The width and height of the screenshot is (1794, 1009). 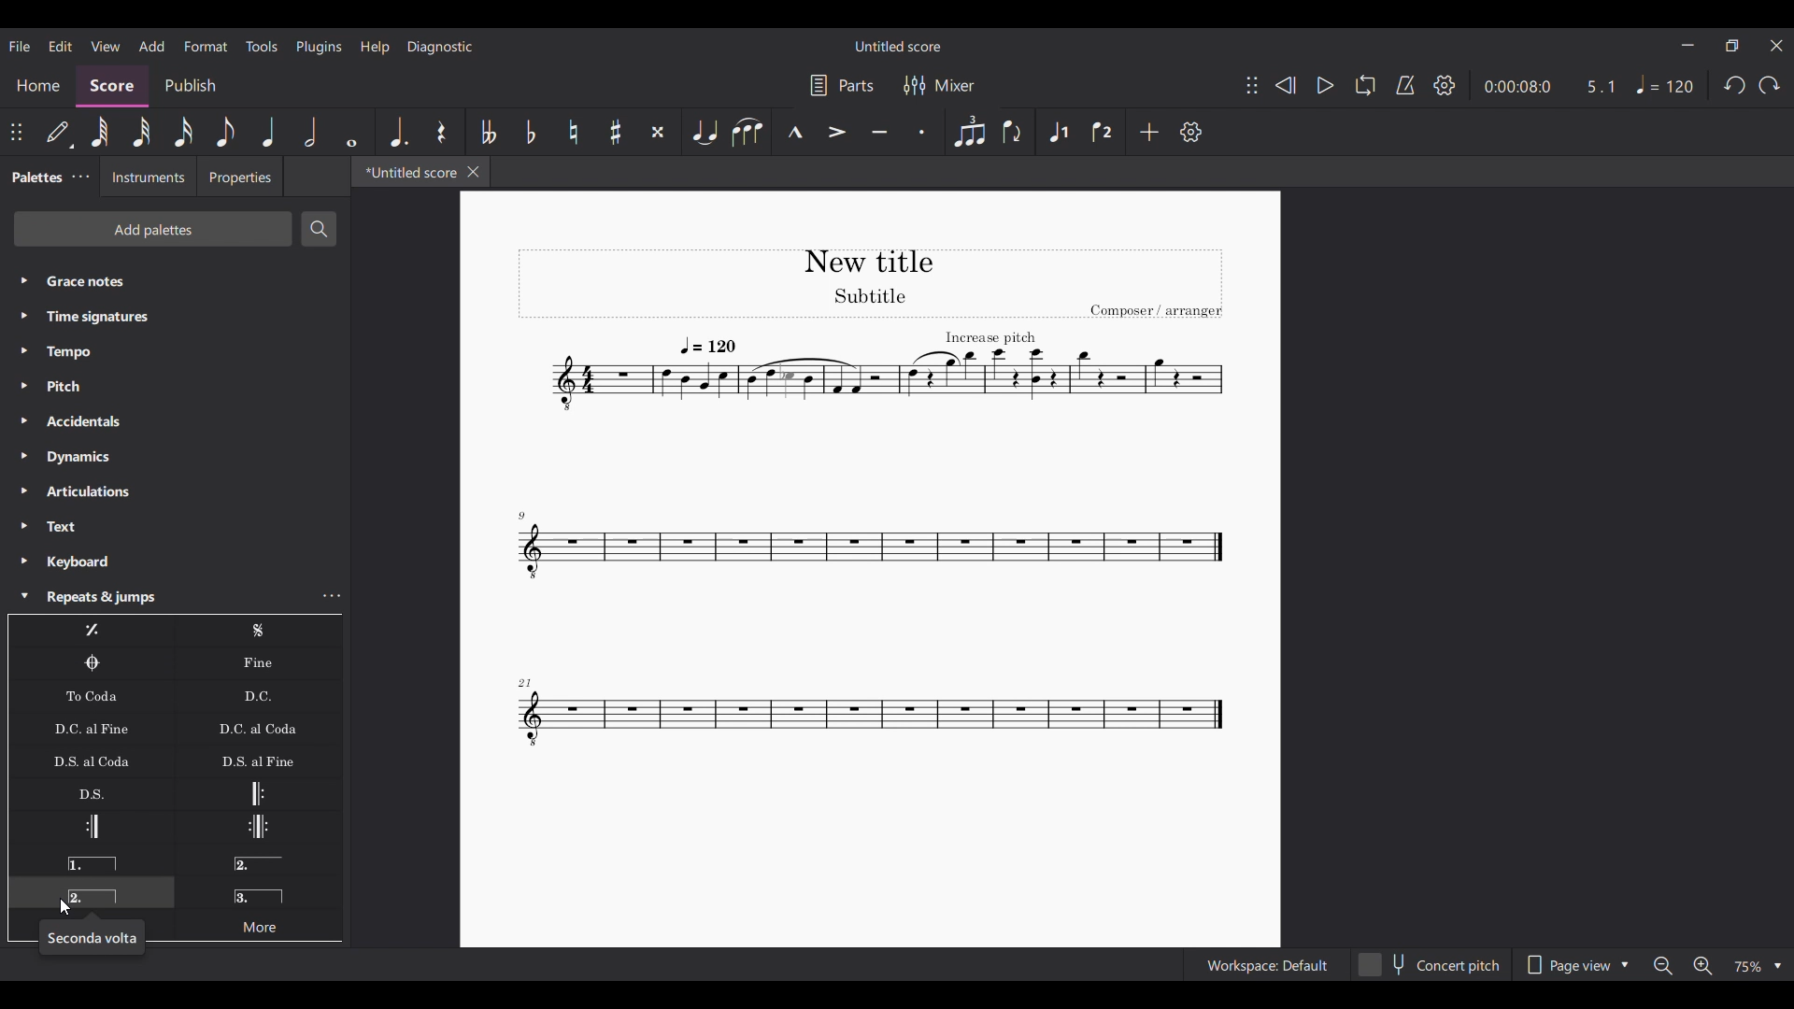 I want to click on More, so click(x=258, y=924).